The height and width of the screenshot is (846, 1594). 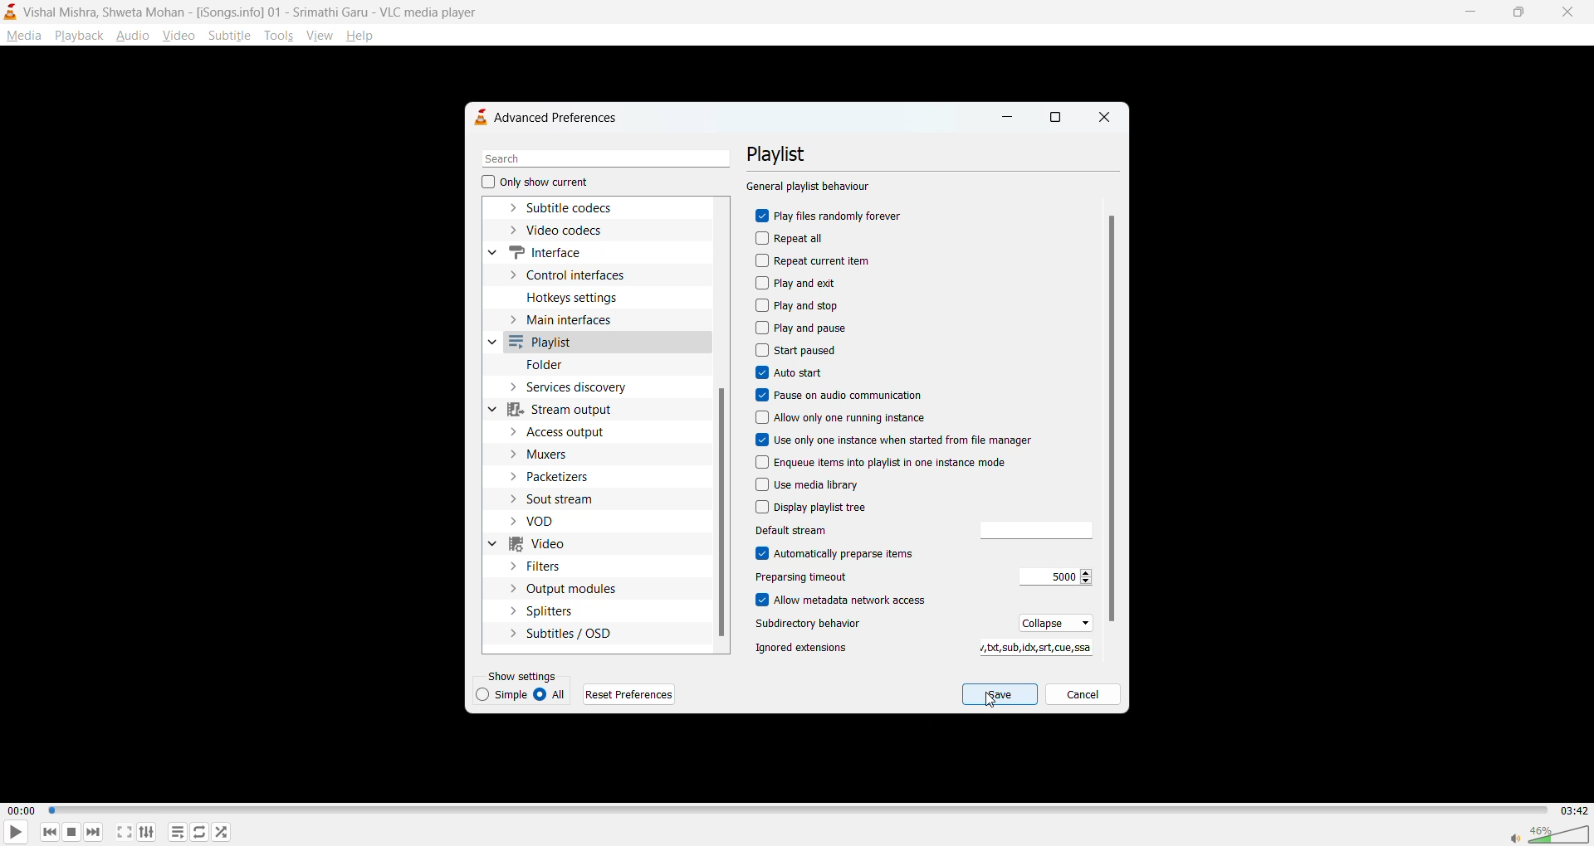 I want to click on 03:42, so click(x=1571, y=810).